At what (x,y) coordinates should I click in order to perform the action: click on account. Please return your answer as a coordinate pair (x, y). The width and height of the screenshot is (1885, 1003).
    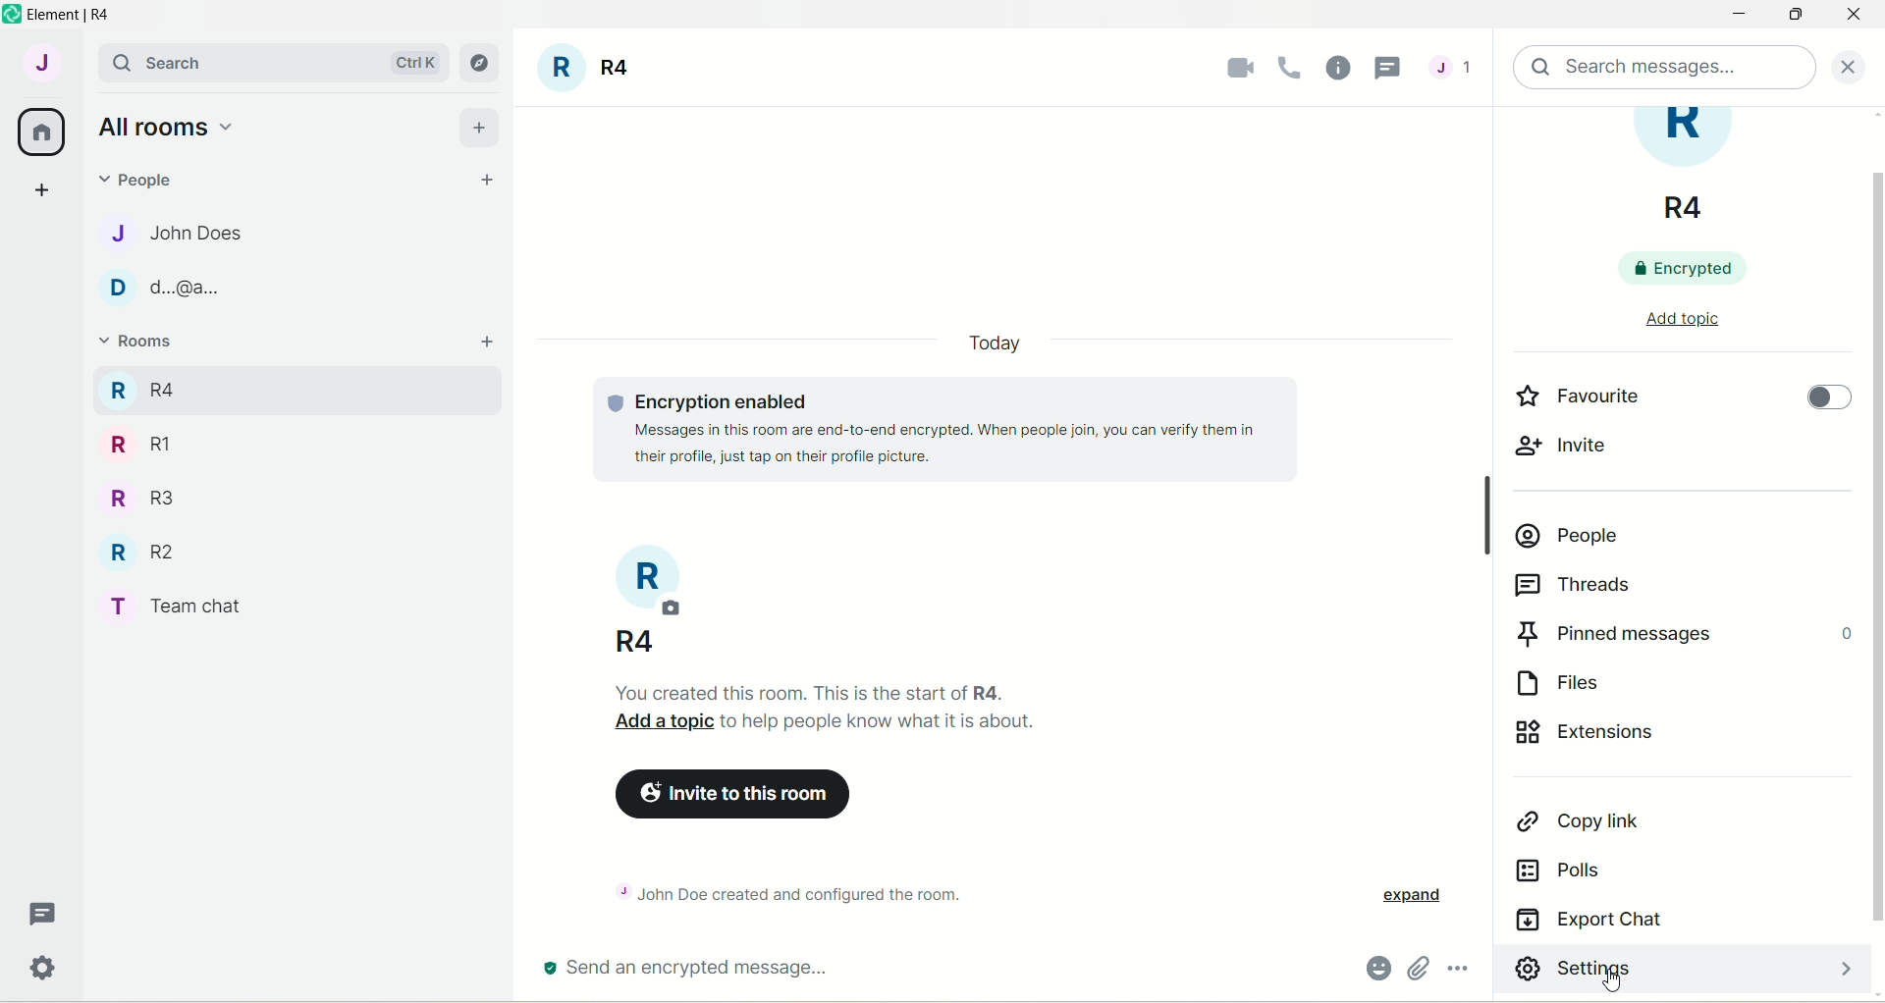
    Looking at the image, I should click on (40, 62).